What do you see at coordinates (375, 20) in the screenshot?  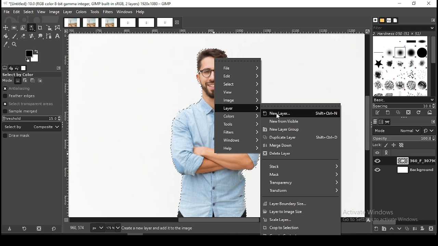 I see `brushes` at bounding box center [375, 20].